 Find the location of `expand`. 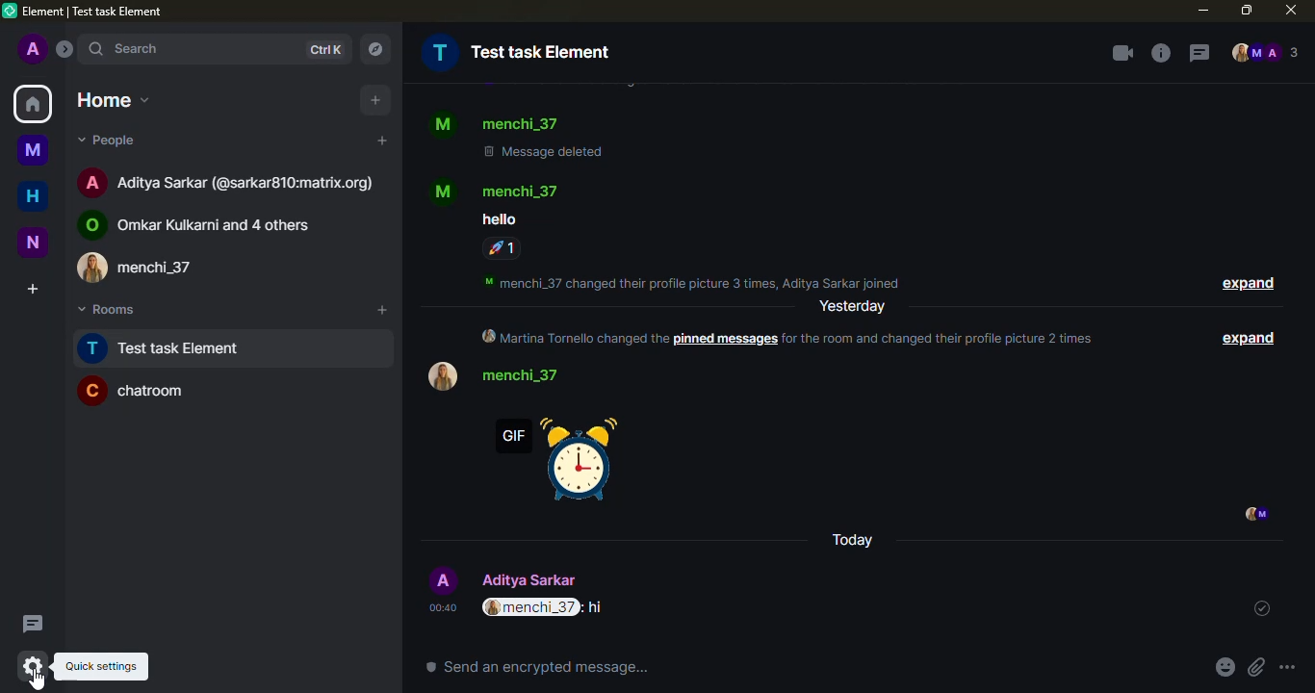

expand is located at coordinates (1244, 337).